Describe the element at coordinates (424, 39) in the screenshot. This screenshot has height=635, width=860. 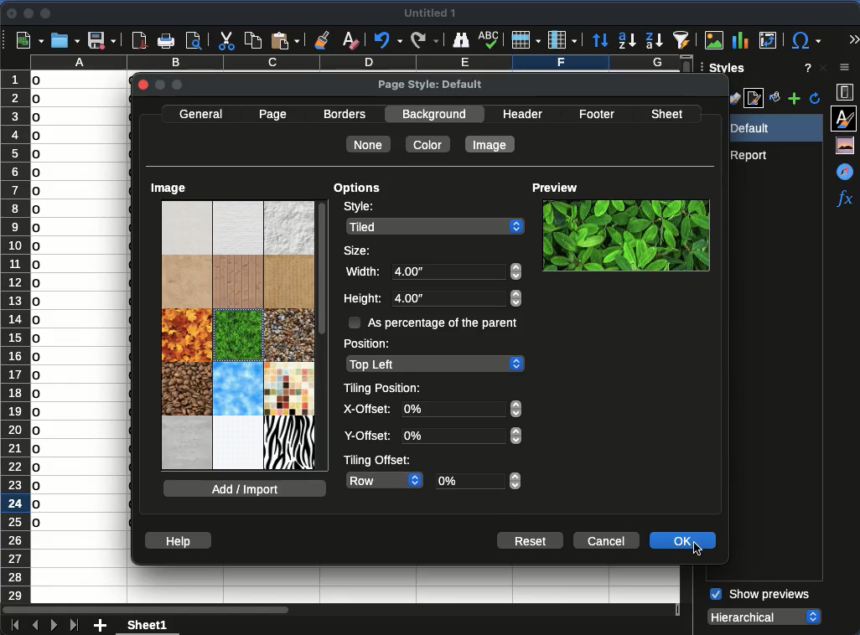
I see `redo` at that location.